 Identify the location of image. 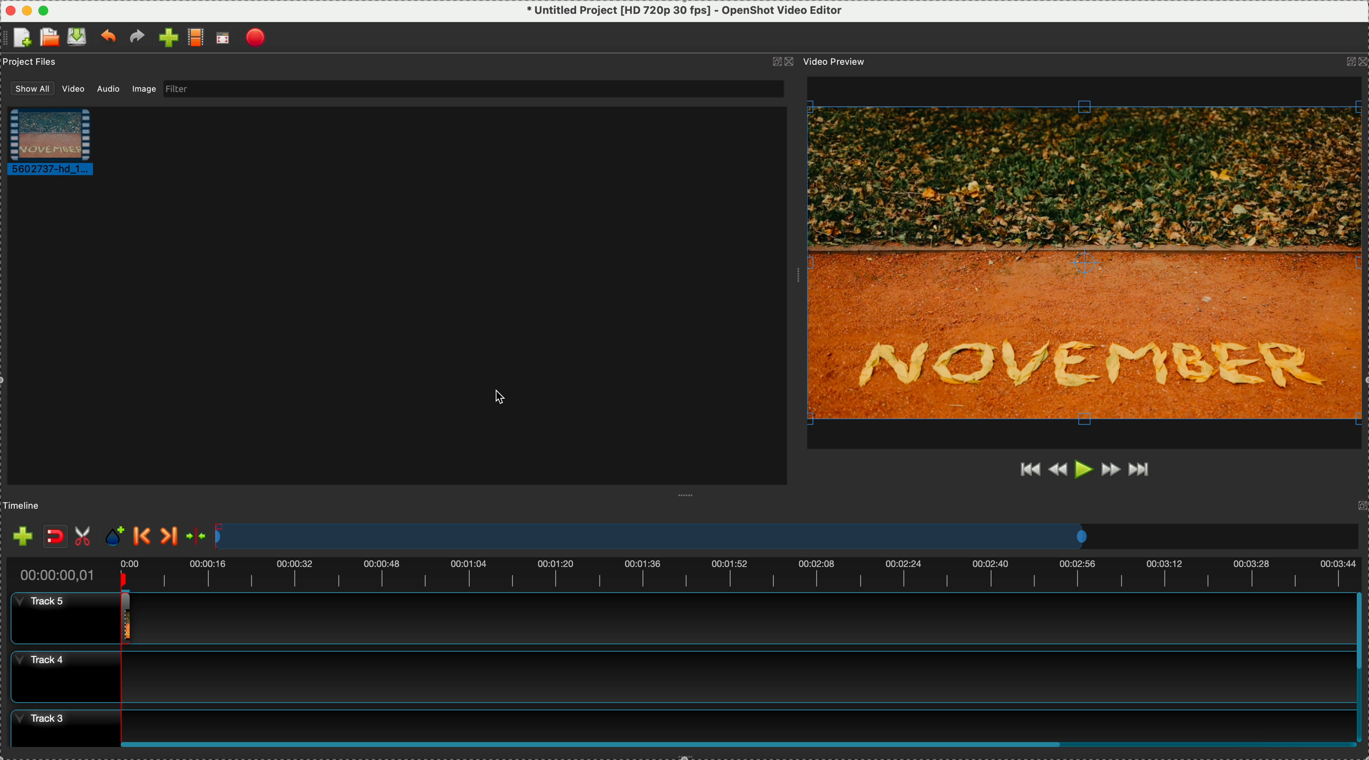
(146, 90).